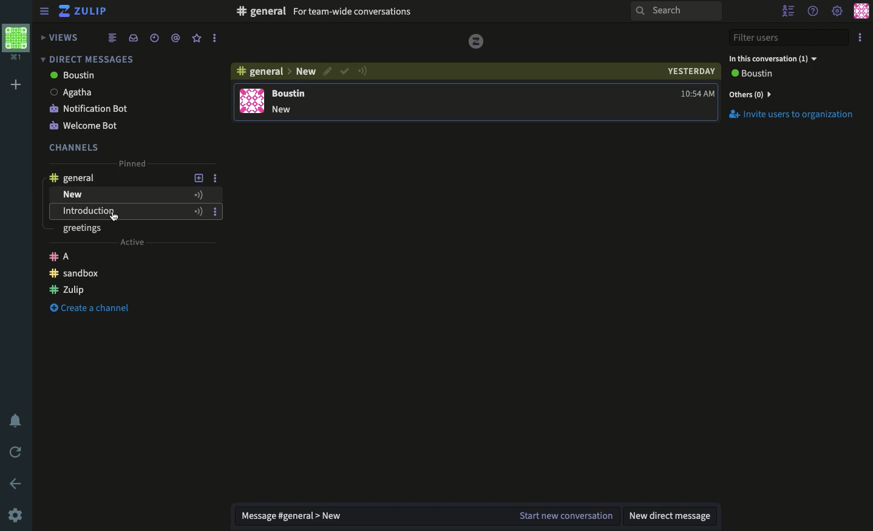 Image resolution: width=873 pixels, height=531 pixels. I want to click on Zulip, so click(85, 13).